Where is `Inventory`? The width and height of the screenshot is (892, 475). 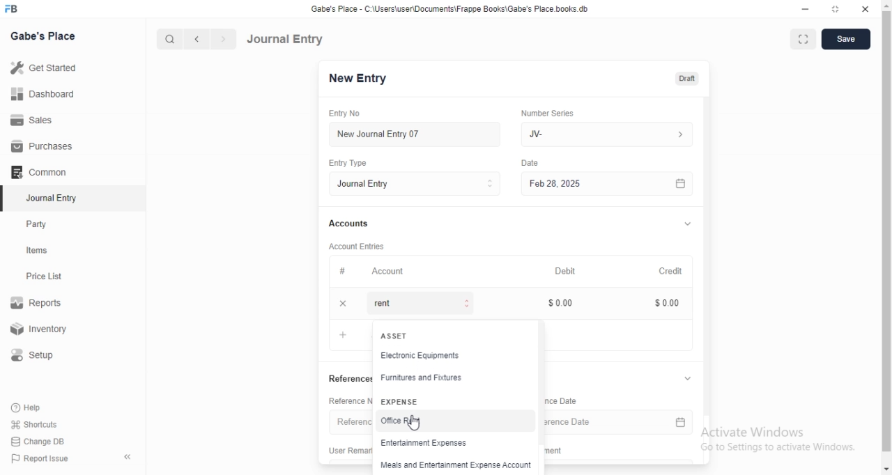 Inventory is located at coordinates (41, 330).